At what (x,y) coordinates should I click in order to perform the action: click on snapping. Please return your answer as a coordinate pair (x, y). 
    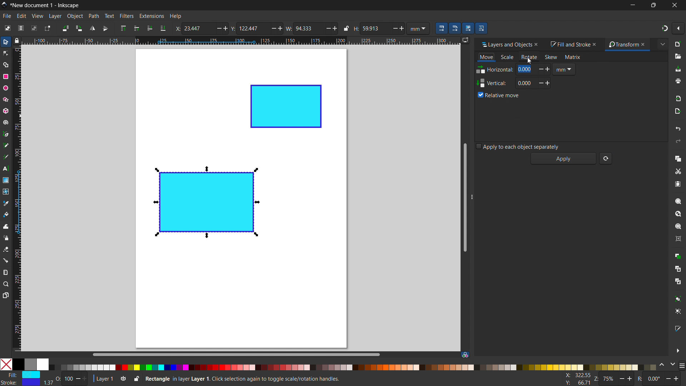
    Looking at the image, I should click on (665, 28).